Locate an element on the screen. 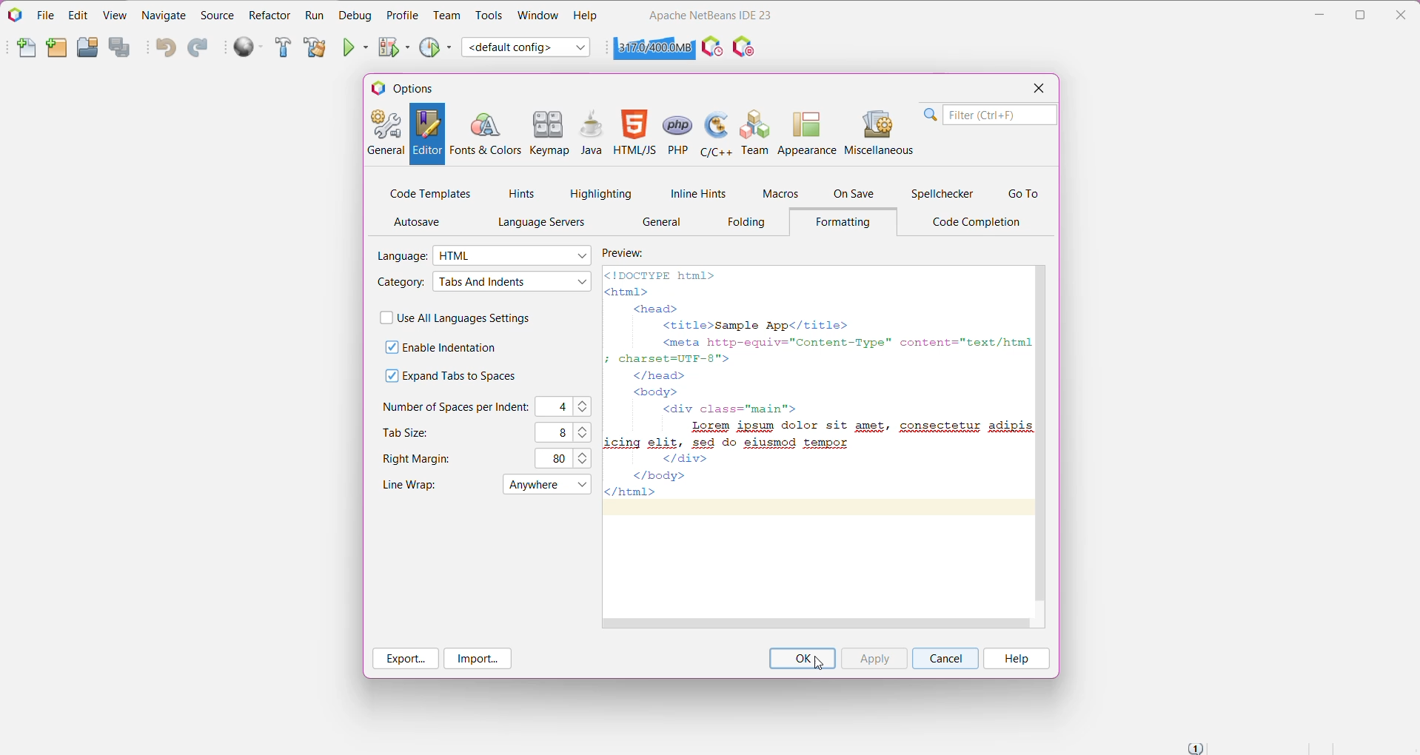 The height and width of the screenshot is (755, 1420). Help is located at coordinates (586, 17).